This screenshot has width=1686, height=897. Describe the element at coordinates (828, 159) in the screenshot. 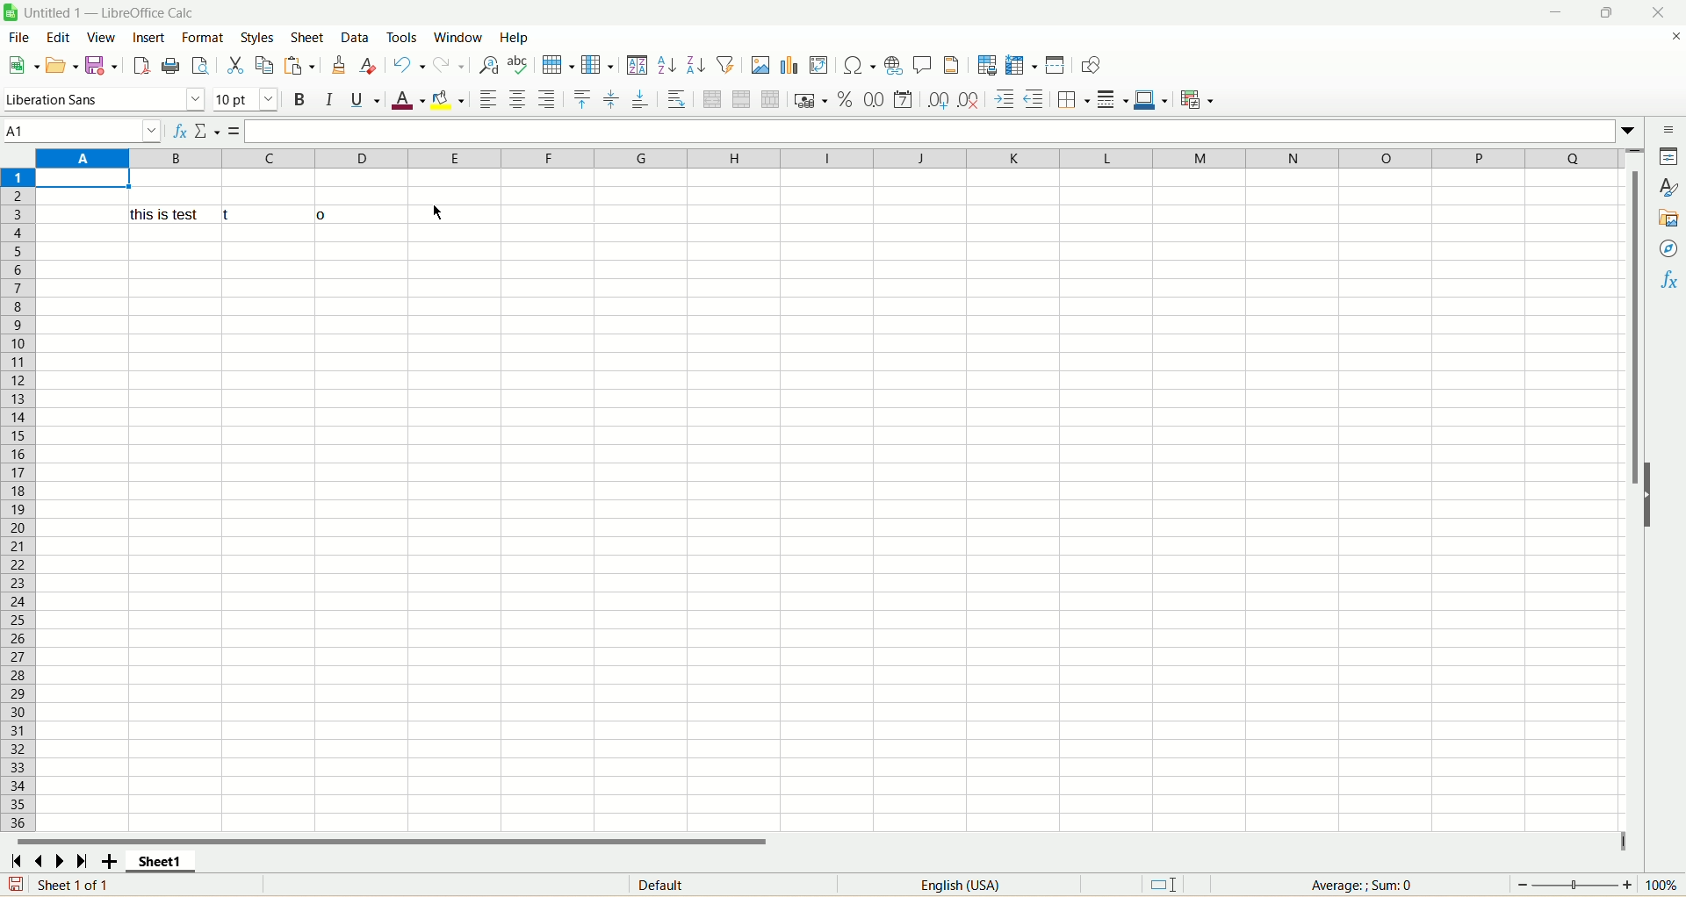

I see `column` at that location.